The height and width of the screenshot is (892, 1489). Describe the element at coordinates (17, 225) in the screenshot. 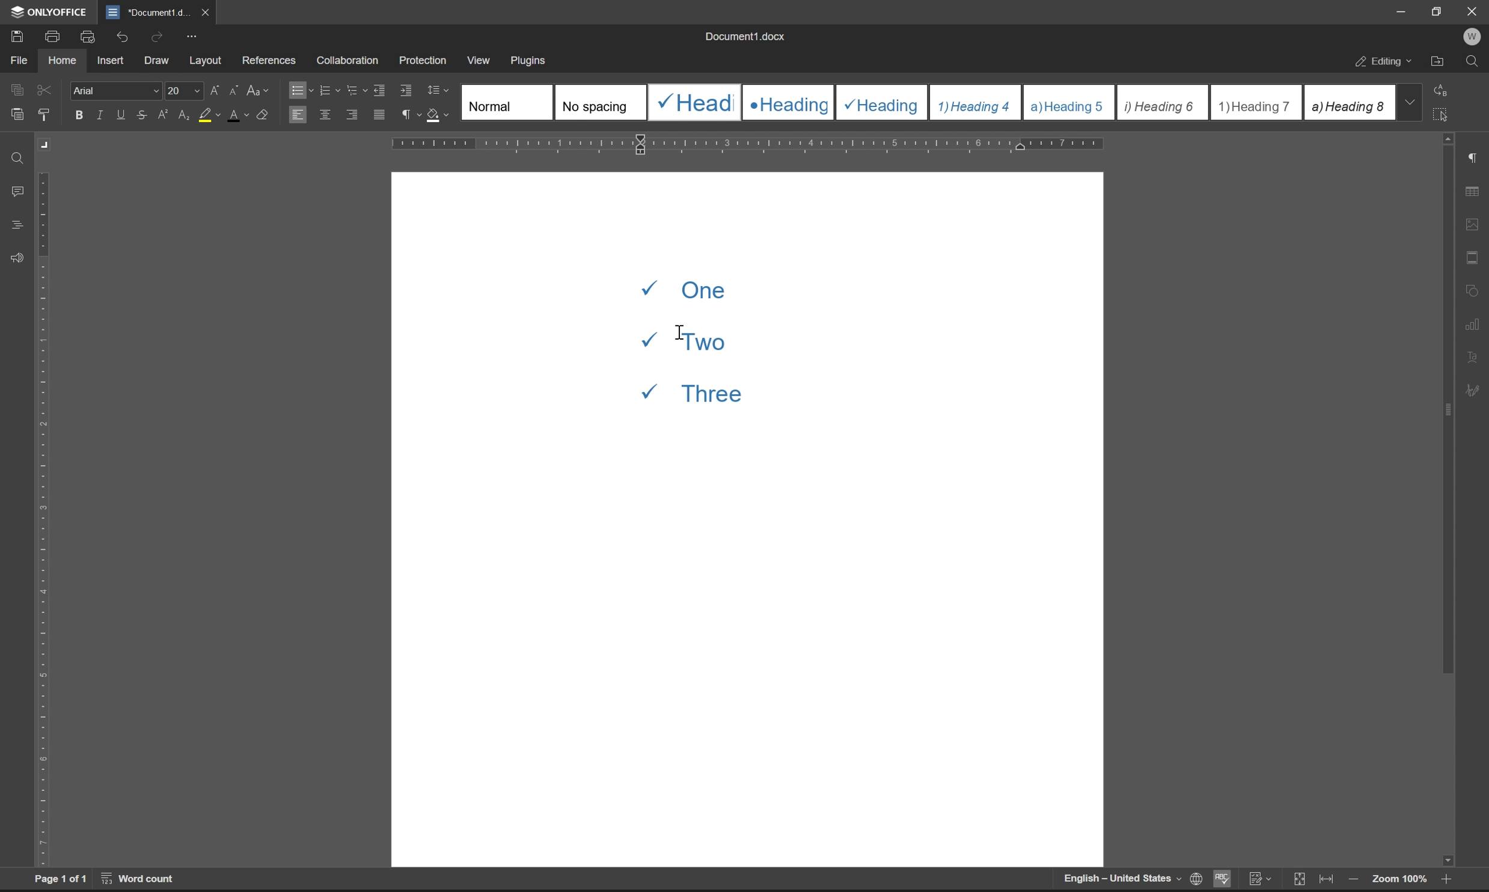

I see `headings` at that location.